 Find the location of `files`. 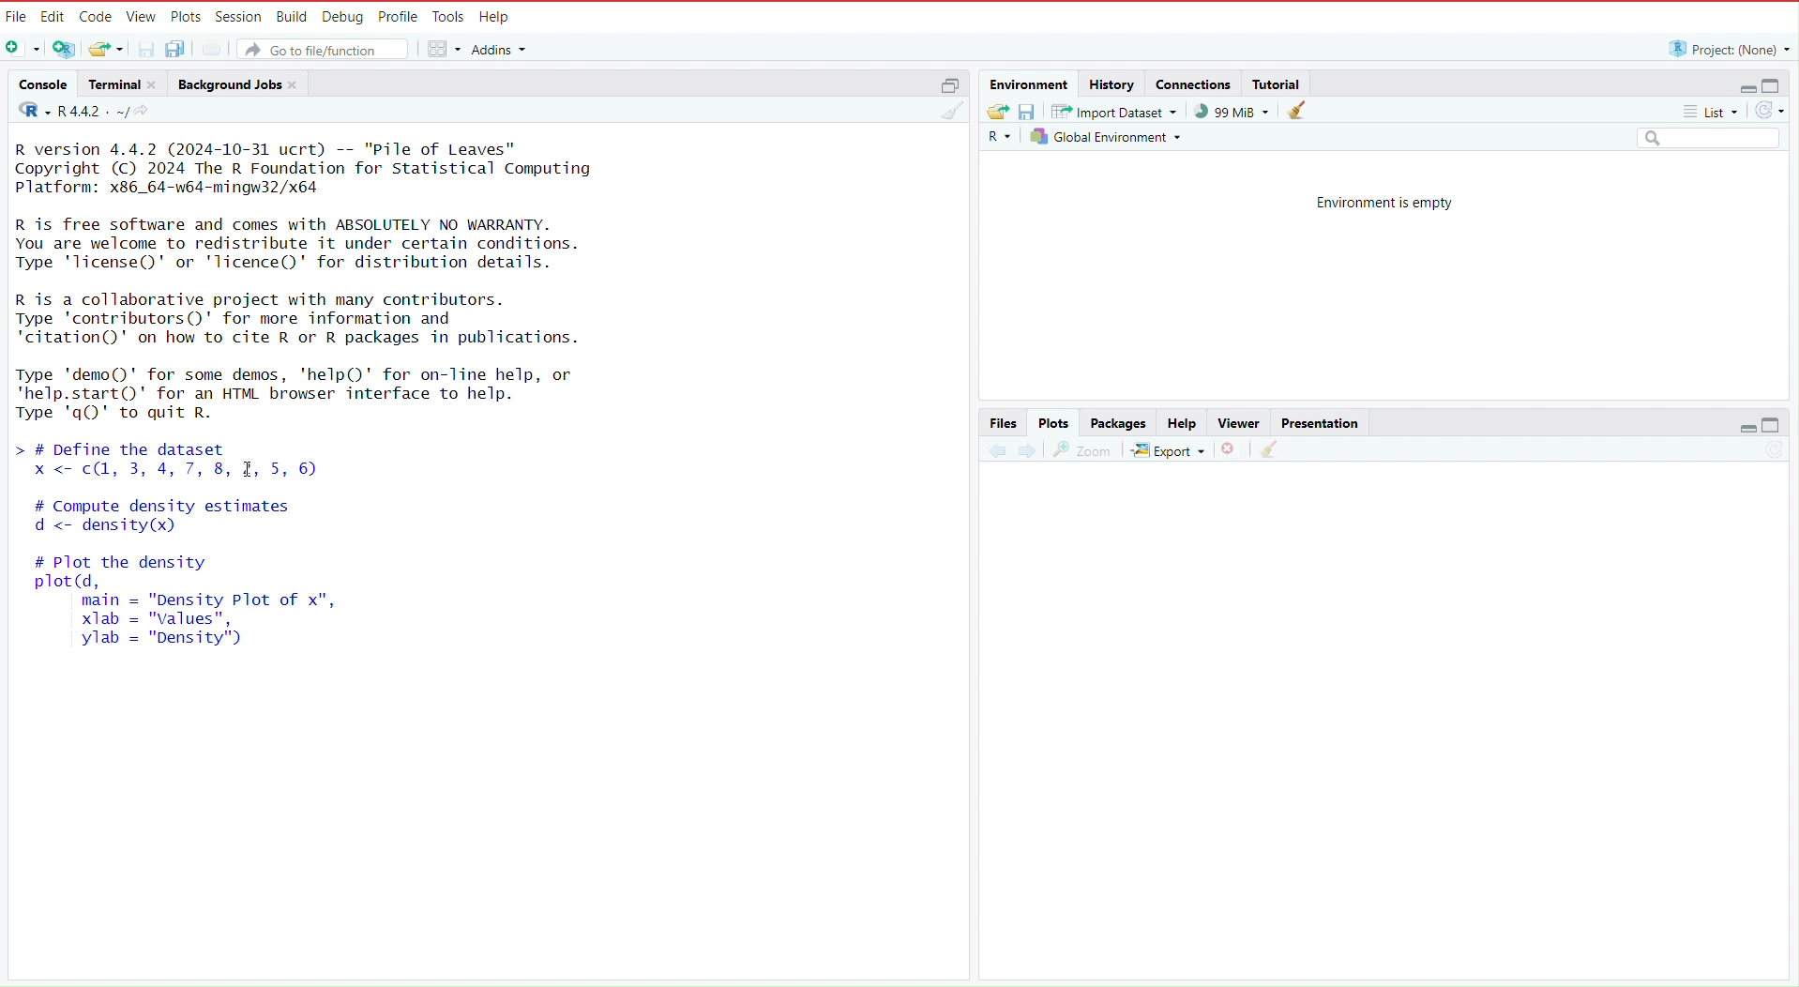

files is located at coordinates (1004, 421).